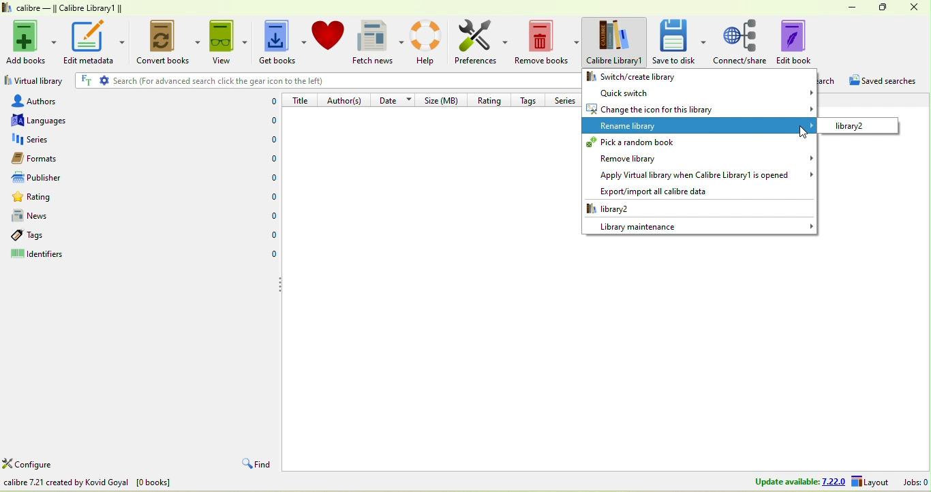 The height and width of the screenshot is (492, 931). What do you see at coordinates (444, 99) in the screenshot?
I see `size` at bounding box center [444, 99].